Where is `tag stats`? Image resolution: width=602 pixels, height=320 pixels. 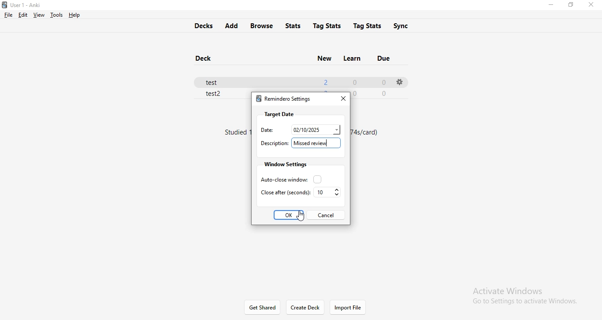 tag stats is located at coordinates (327, 25).